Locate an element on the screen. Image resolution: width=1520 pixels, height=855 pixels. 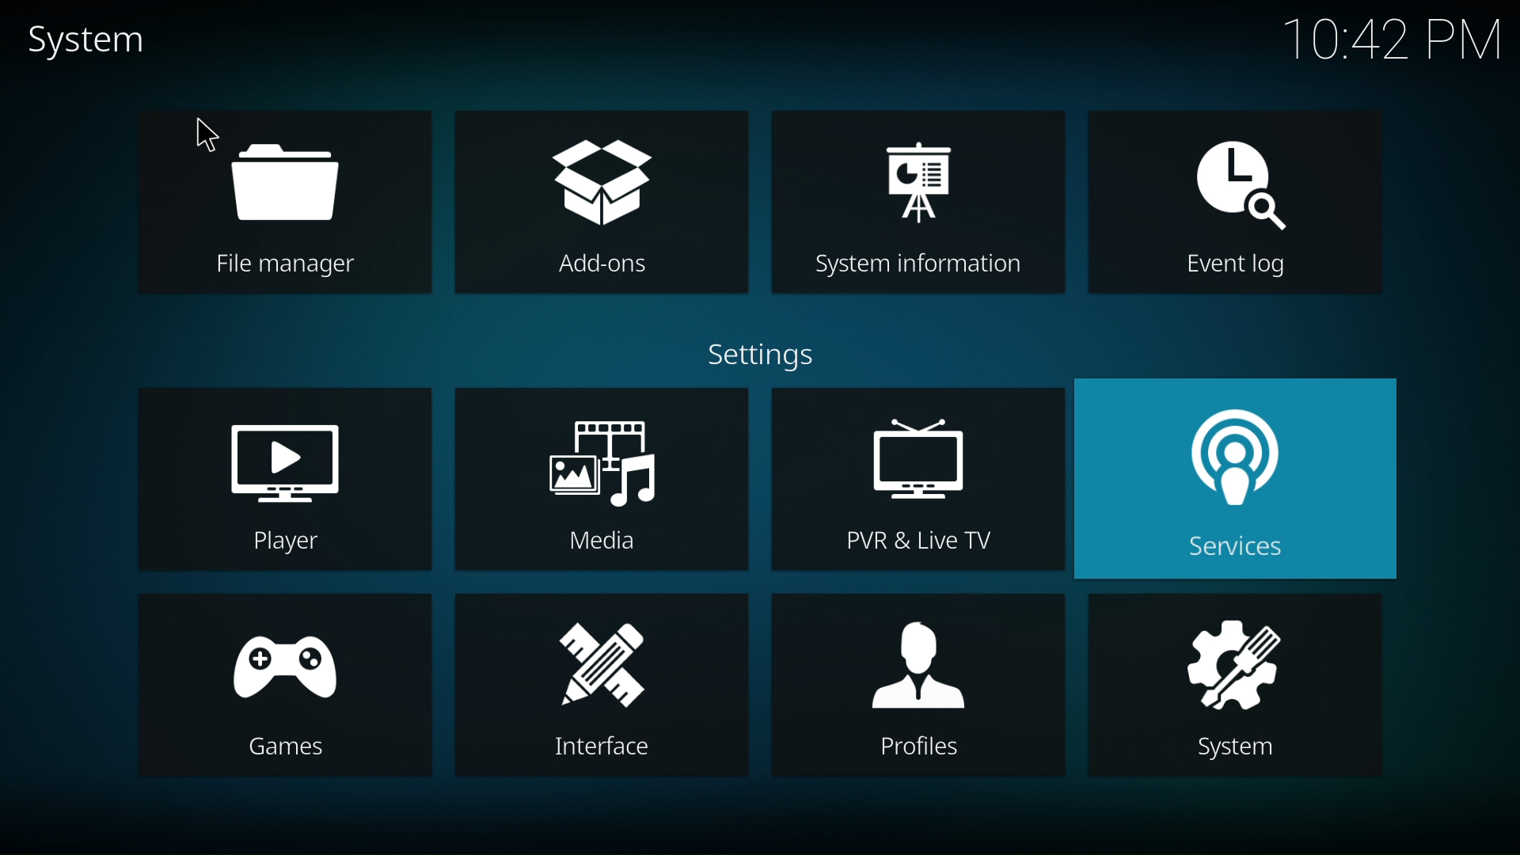
event log is located at coordinates (1232, 203).